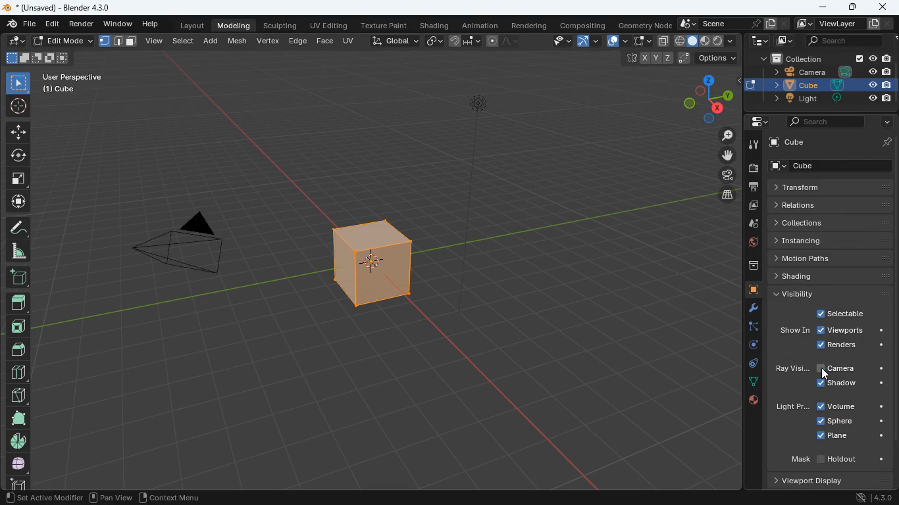 Image resolution: width=899 pixels, height=505 pixels. I want to click on sphere, so click(848, 420).